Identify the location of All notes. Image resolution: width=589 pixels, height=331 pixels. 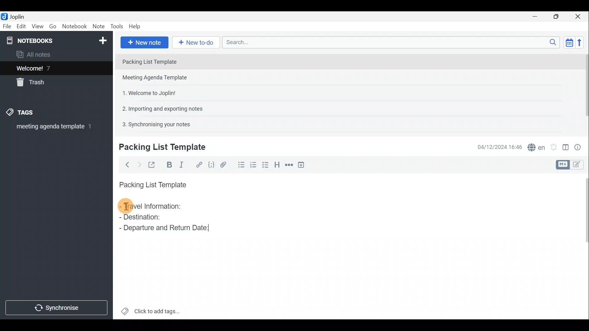
(36, 54).